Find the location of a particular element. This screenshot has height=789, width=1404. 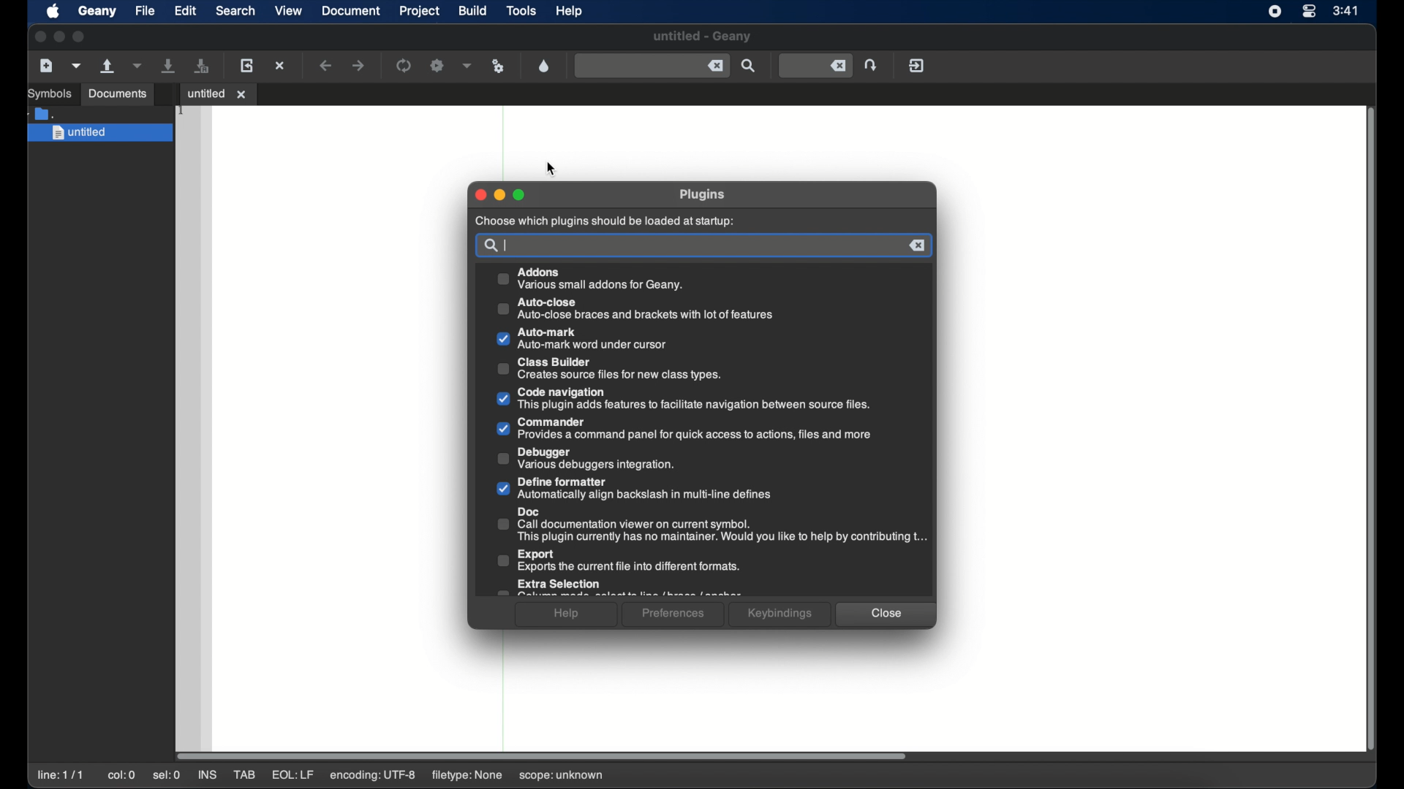

class builder is located at coordinates (608, 368).